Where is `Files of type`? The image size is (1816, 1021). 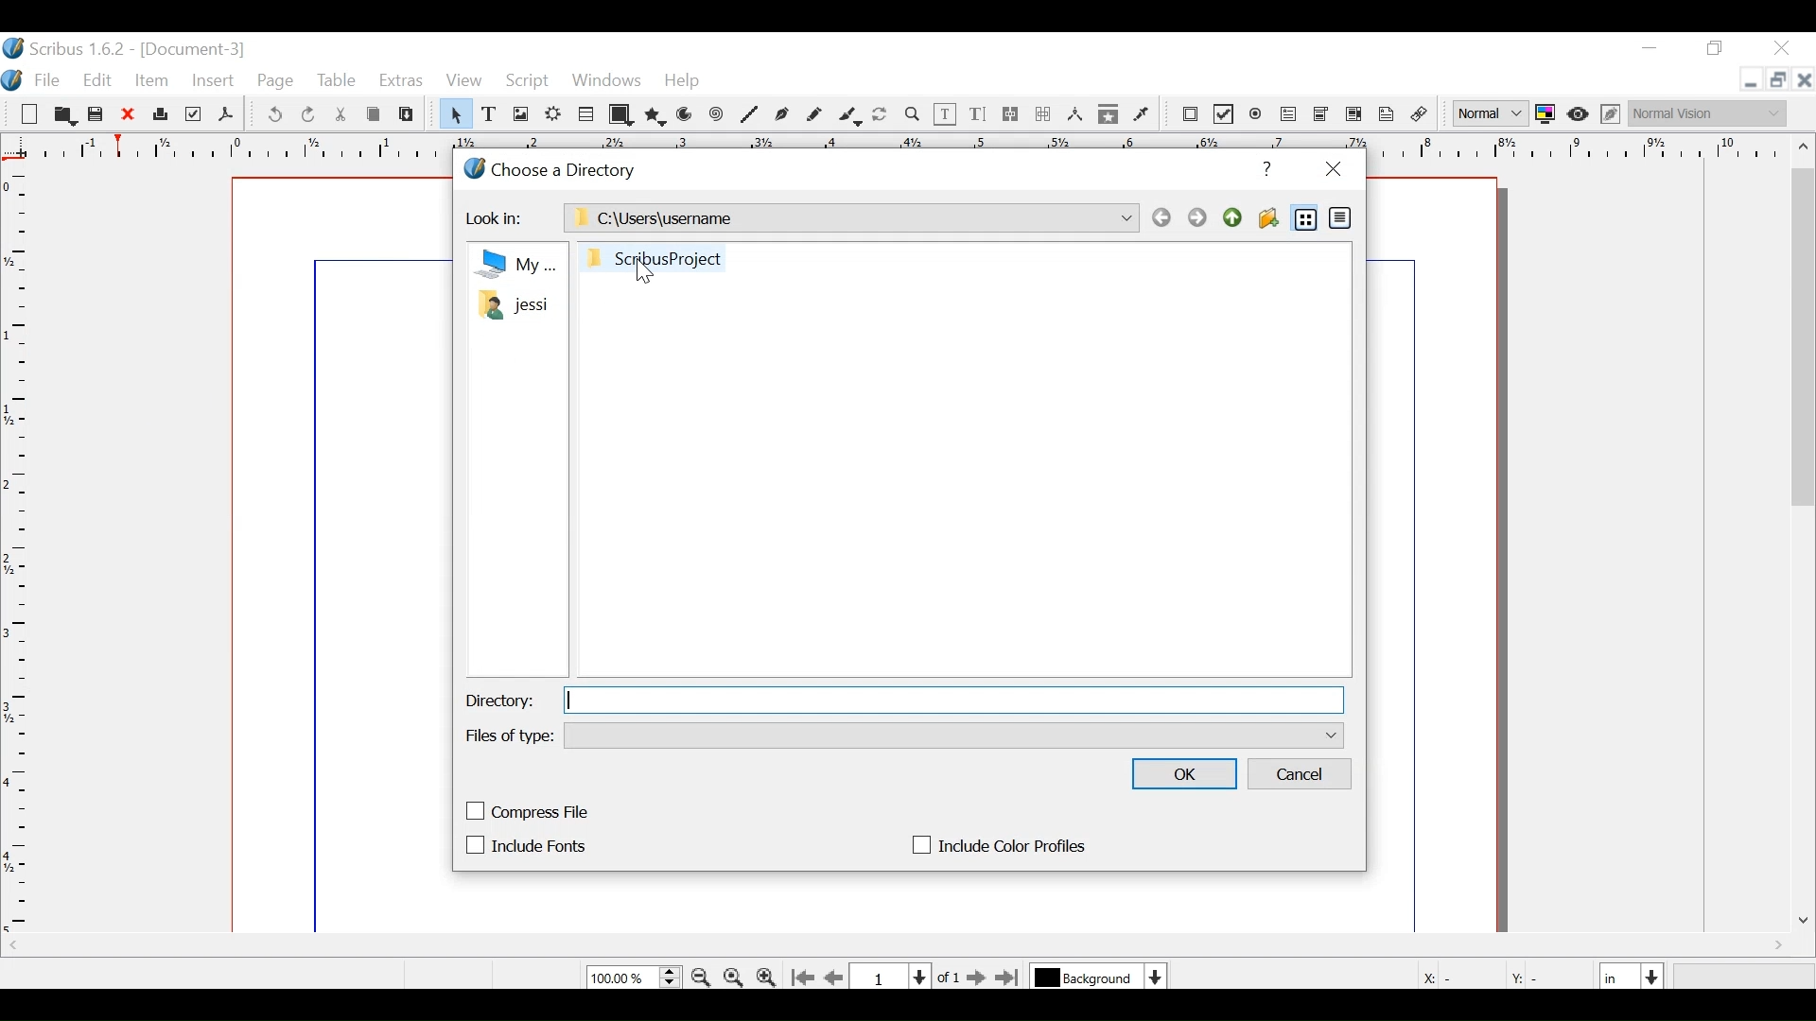
Files of type is located at coordinates (512, 735).